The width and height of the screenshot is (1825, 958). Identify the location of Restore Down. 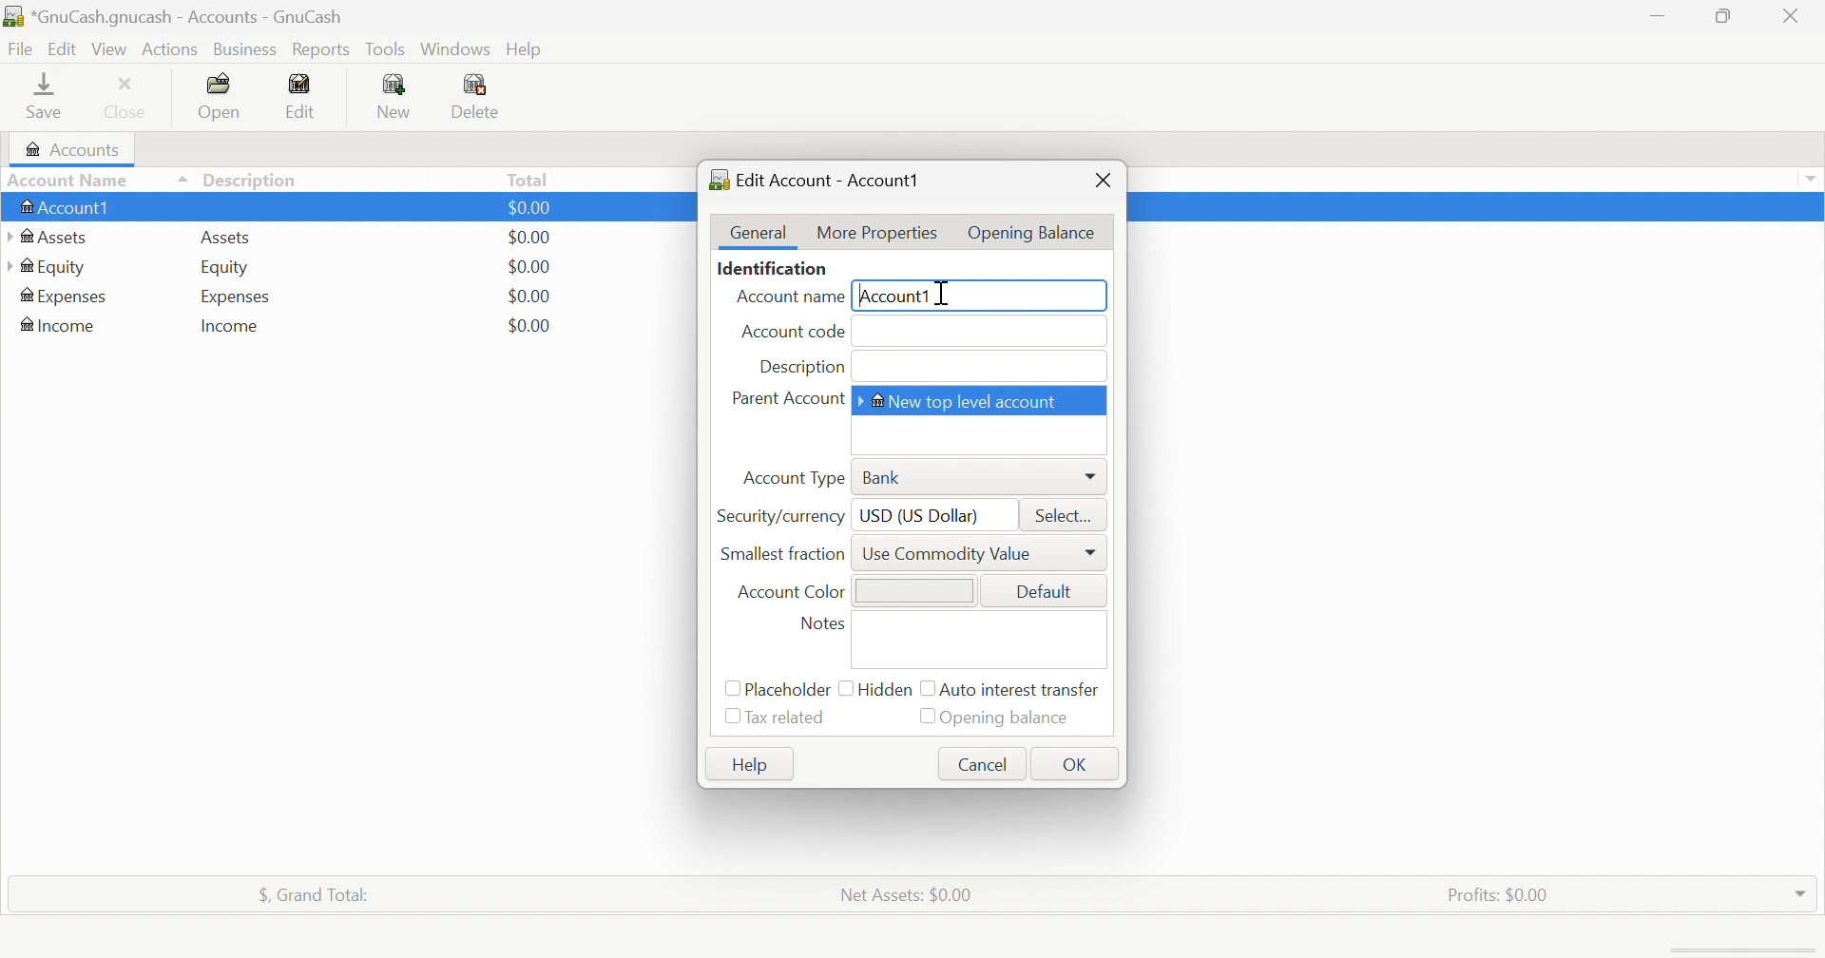
(1724, 16).